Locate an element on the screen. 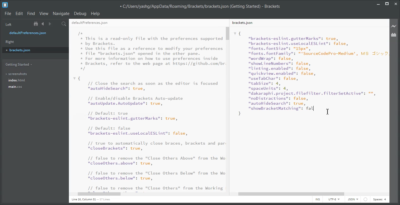 The image size is (400, 205). index.html is located at coordinates (17, 80).